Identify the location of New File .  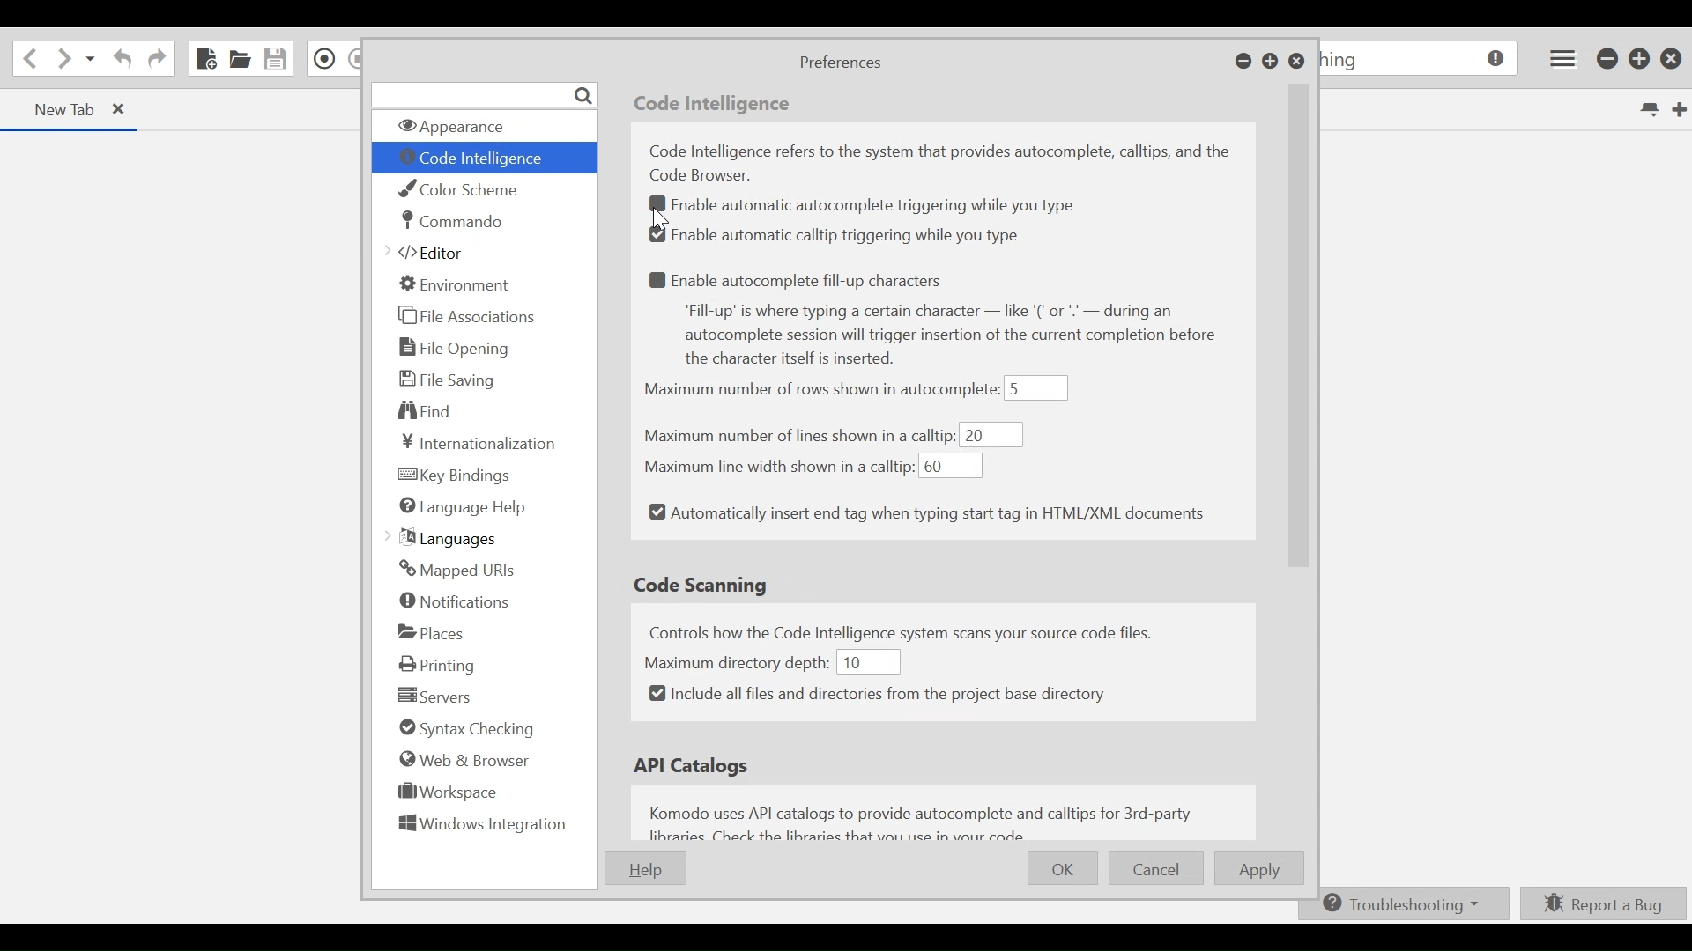
(204, 58).